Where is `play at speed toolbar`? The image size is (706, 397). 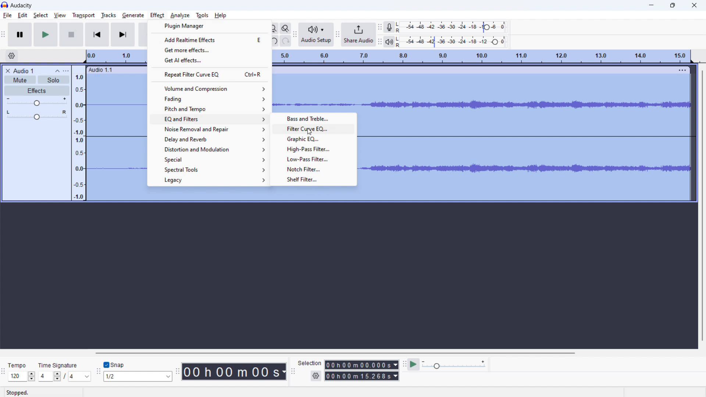
play at speed toolbar is located at coordinates (404, 364).